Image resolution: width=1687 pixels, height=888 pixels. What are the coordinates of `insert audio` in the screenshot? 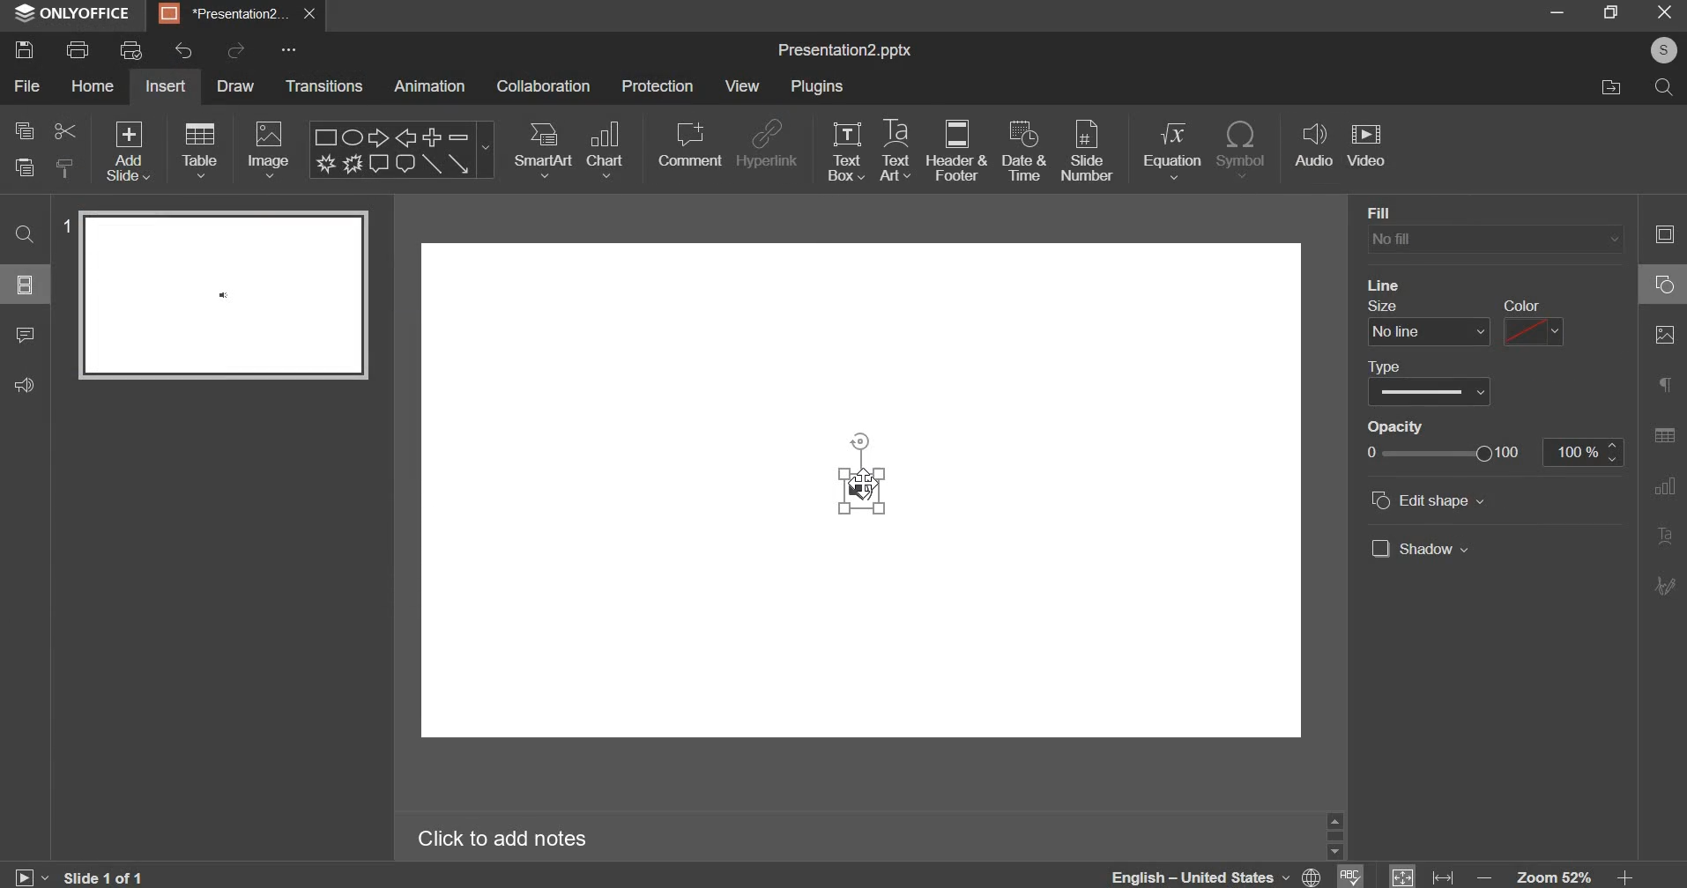 It's located at (1315, 147).